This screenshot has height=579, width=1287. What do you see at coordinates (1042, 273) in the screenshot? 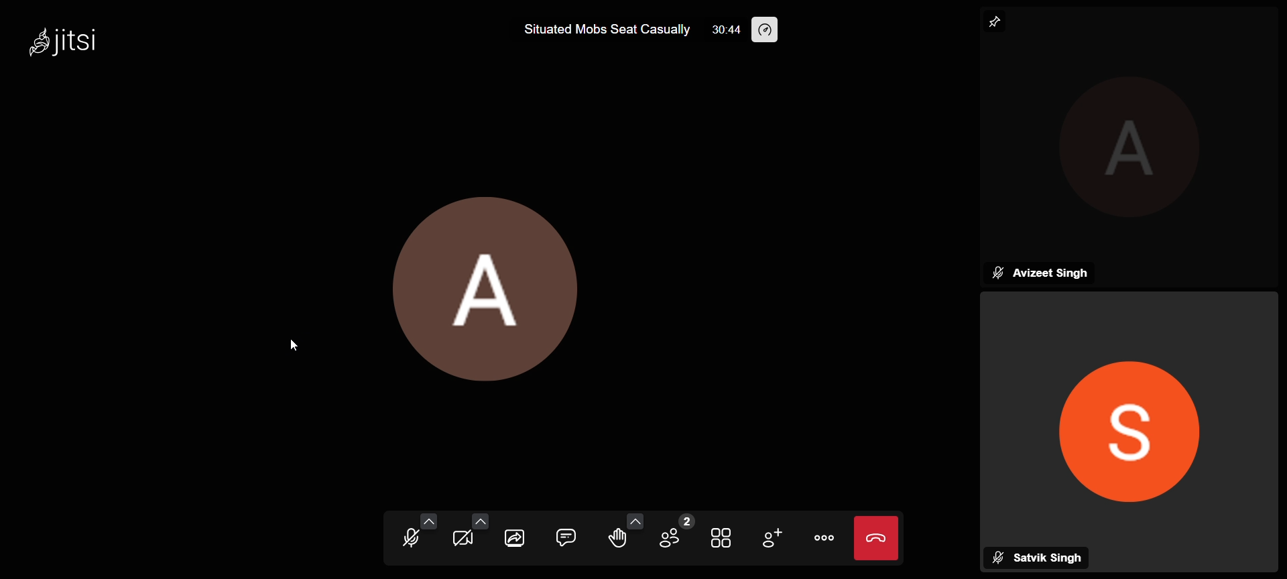
I see `avizeet singh` at bounding box center [1042, 273].